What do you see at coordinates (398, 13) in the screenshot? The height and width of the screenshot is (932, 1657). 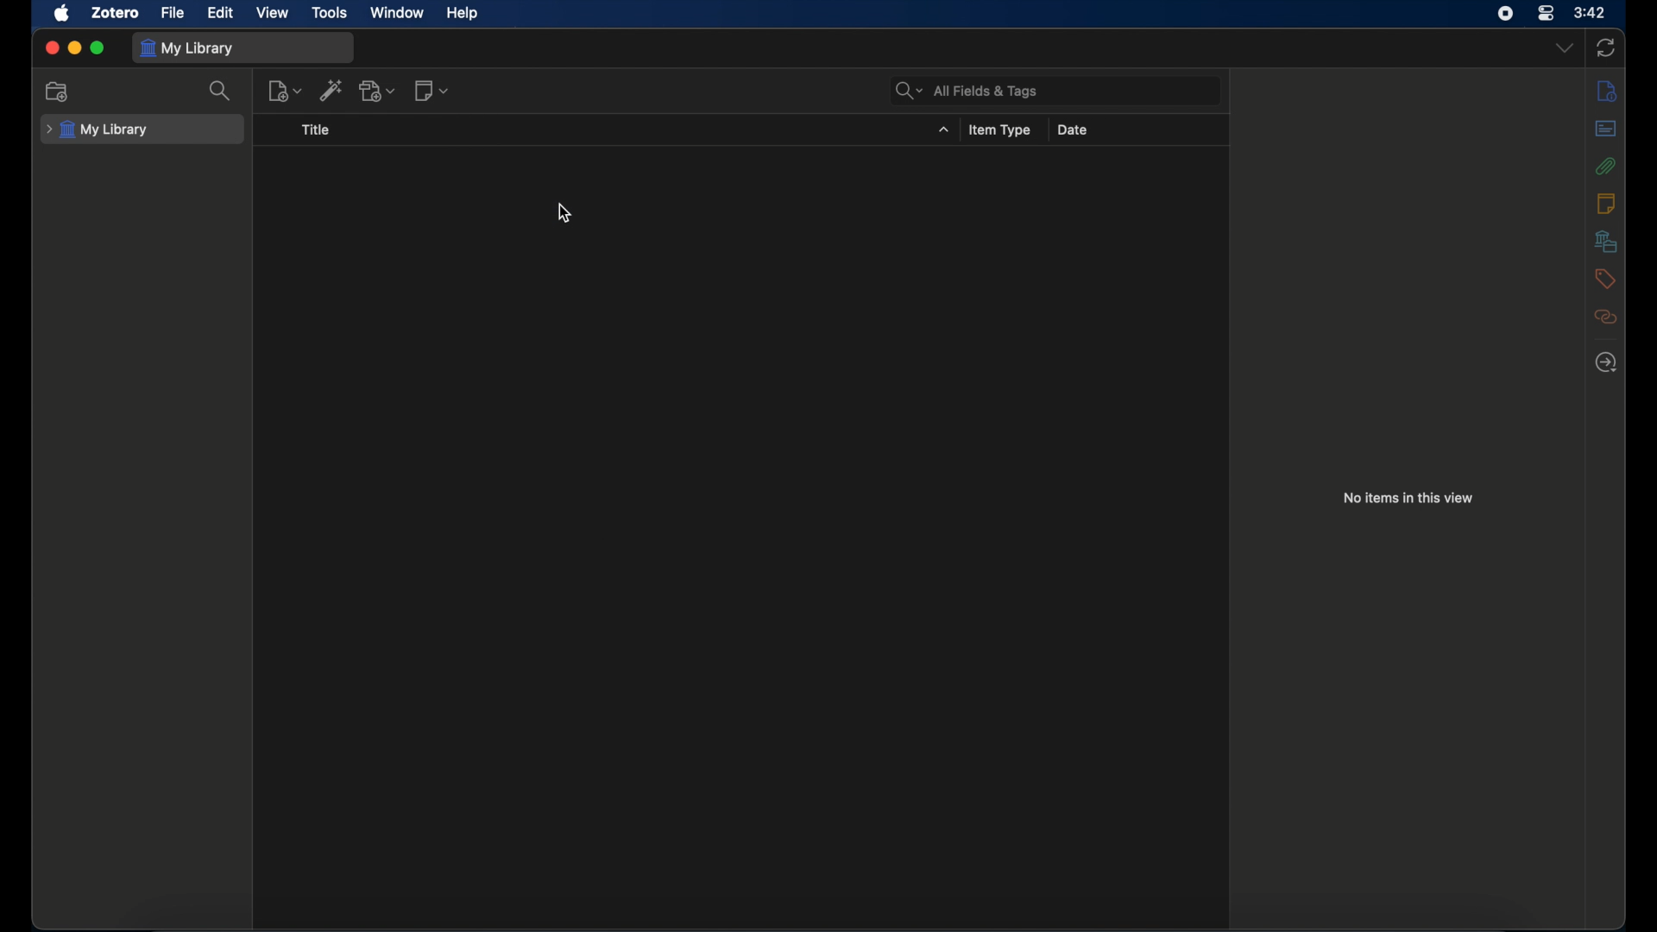 I see `window` at bounding box center [398, 13].